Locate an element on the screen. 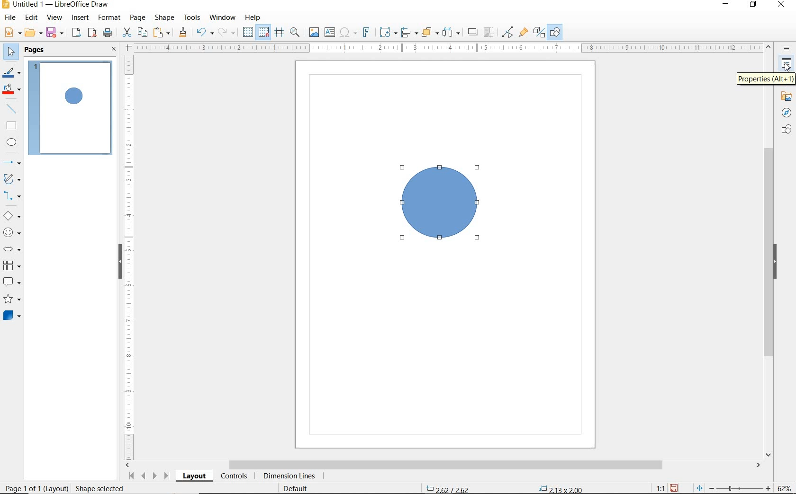  REDO is located at coordinates (227, 32).